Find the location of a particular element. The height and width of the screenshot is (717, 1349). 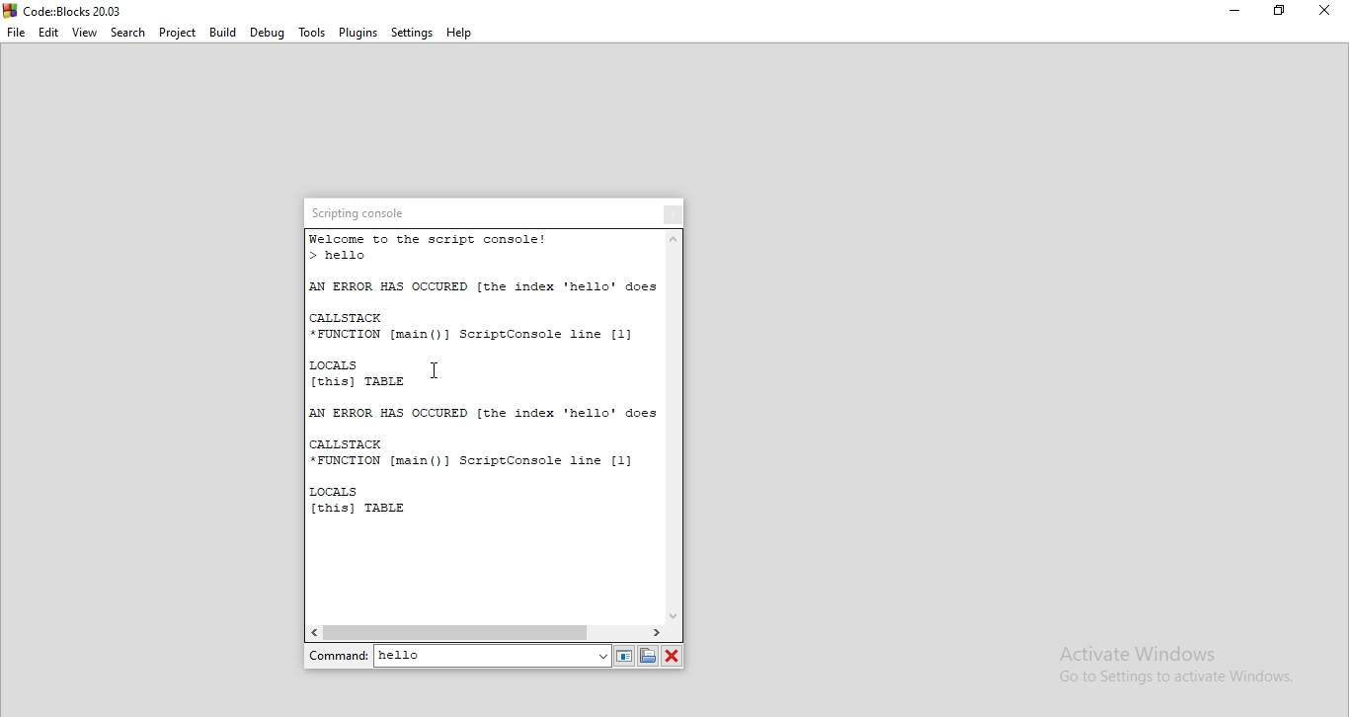

close is located at coordinates (673, 214).